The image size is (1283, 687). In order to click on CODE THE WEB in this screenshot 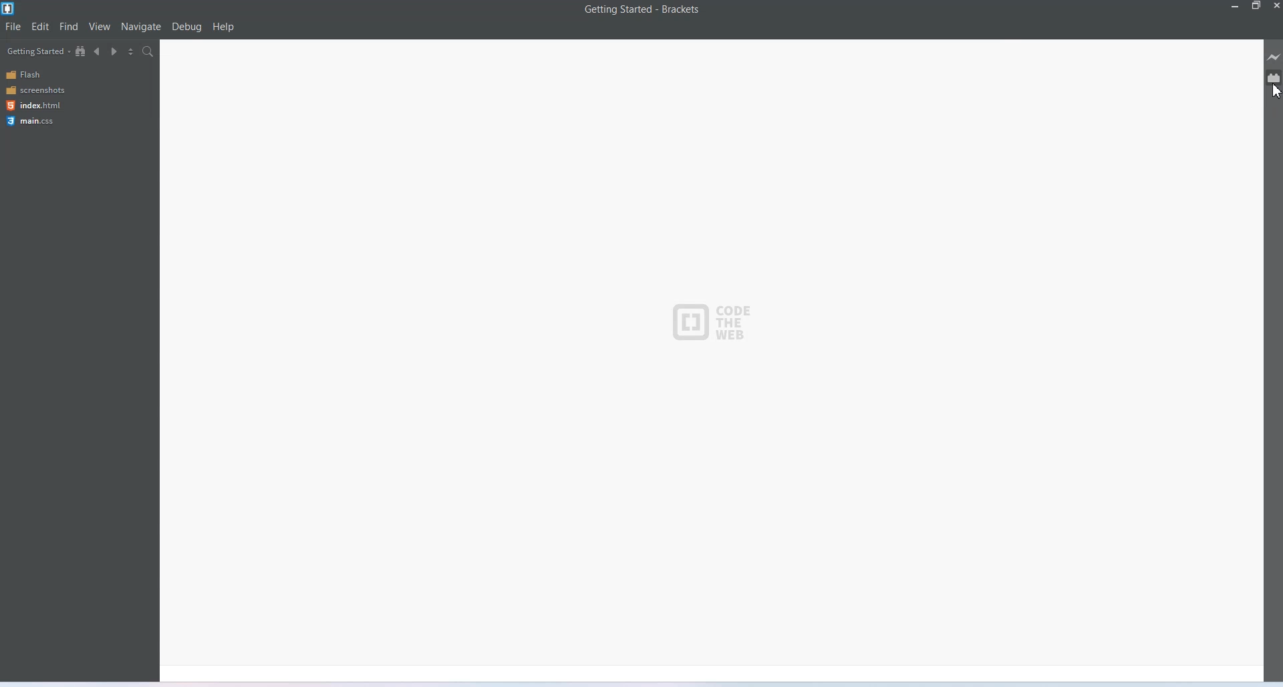, I will do `click(708, 320)`.